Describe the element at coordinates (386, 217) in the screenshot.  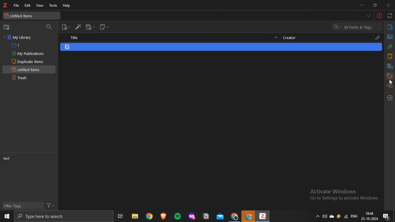
I see `notifications` at that location.